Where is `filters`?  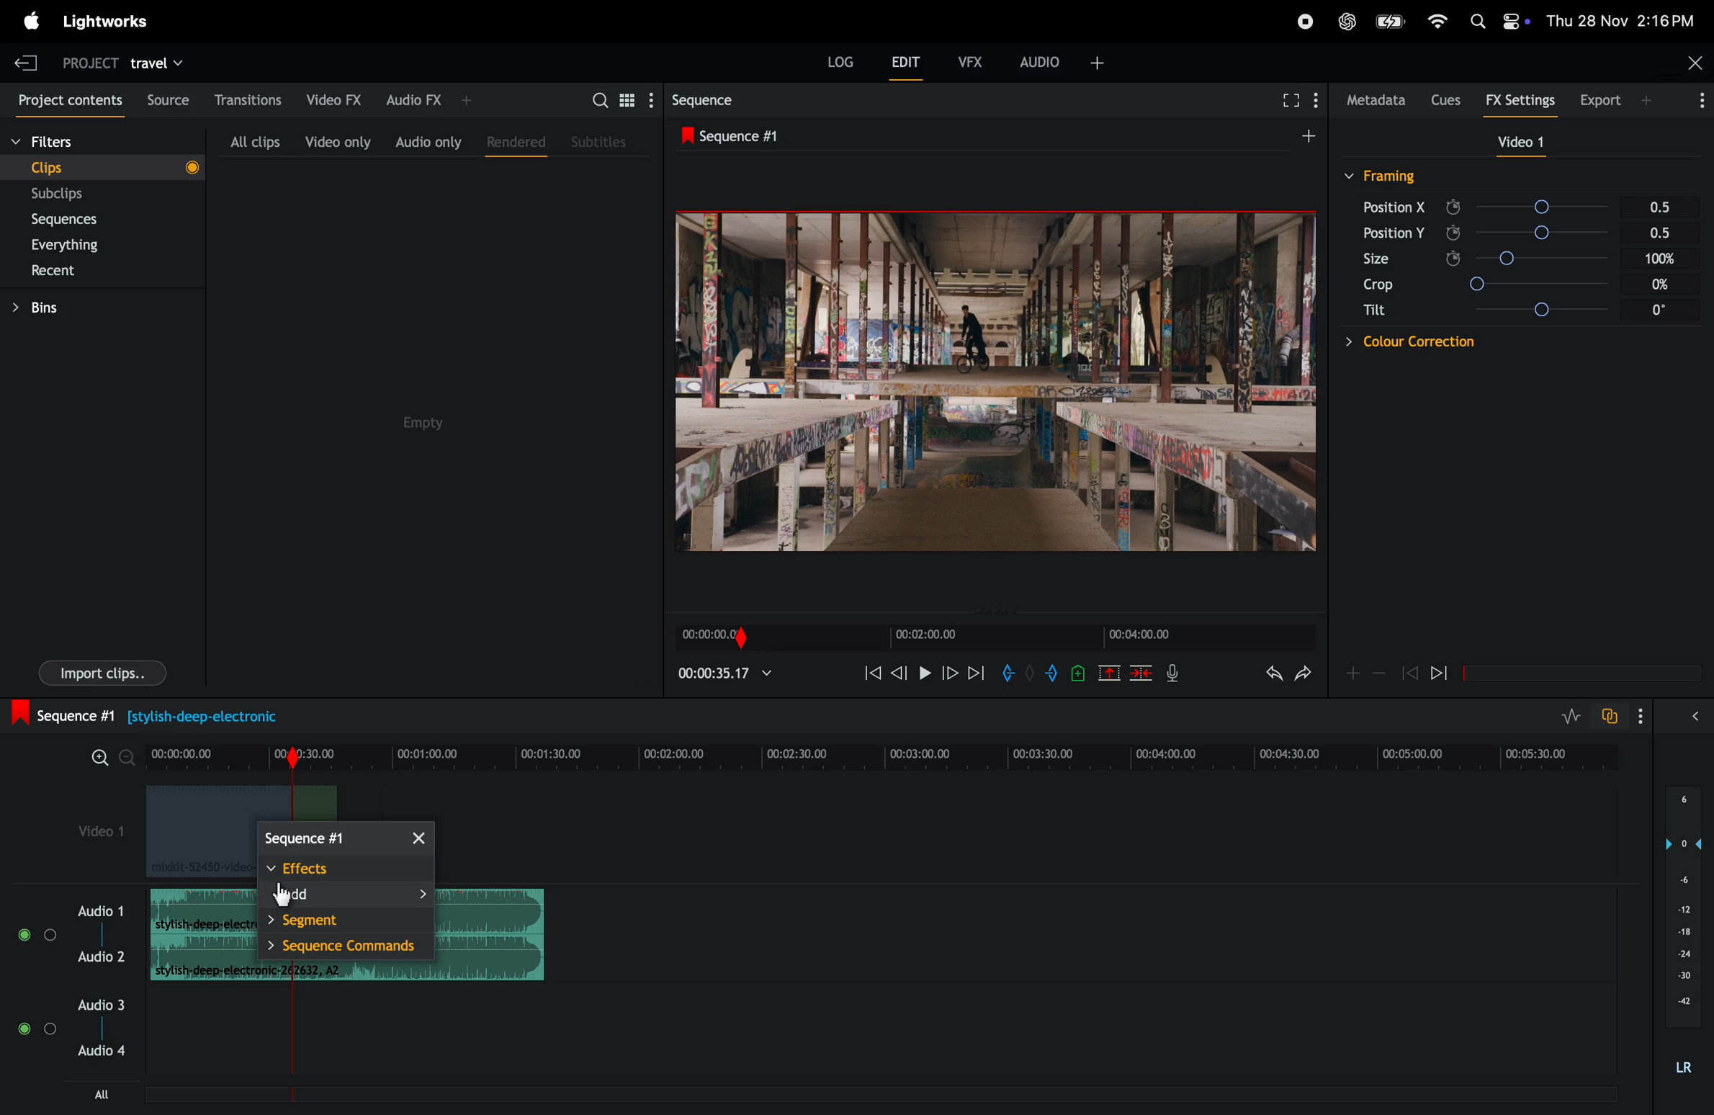
filters is located at coordinates (76, 143).